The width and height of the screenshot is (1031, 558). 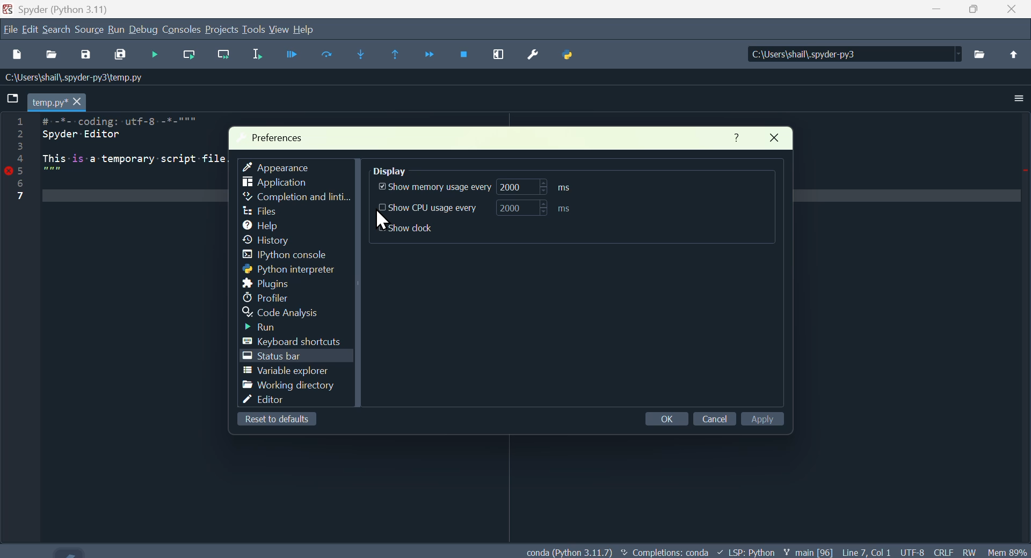 I want to click on 1 # -%--coding: utf-8 -*-"""
> Spyder Editor

3

+ This is-a temporary -script-file.
ST

5

7, so click(x=136, y=157).